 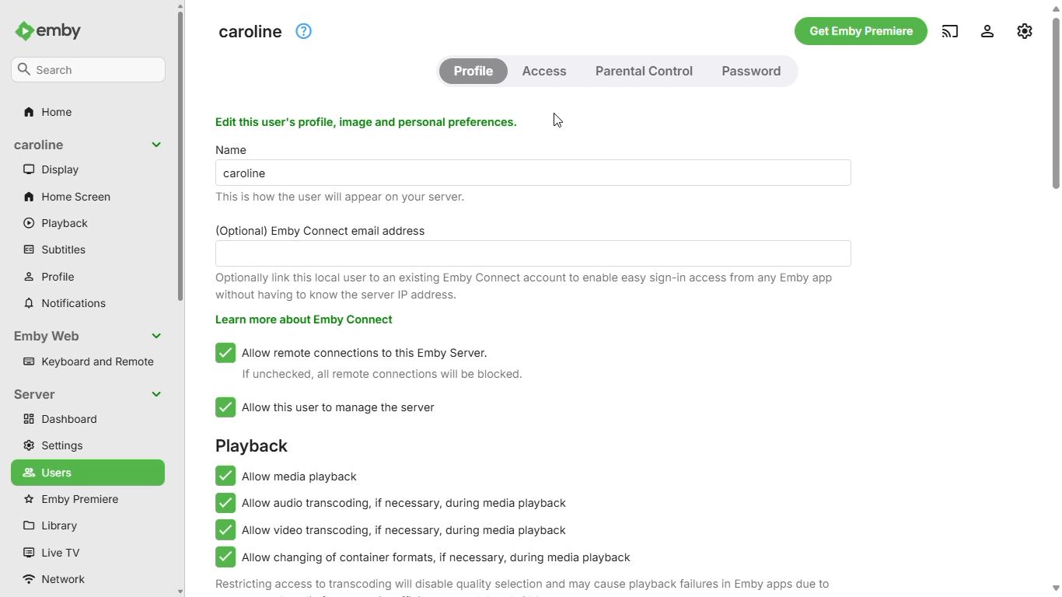 What do you see at coordinates (749, 72) in the screenshot?
I see `password` at bounding box center [749, 72].